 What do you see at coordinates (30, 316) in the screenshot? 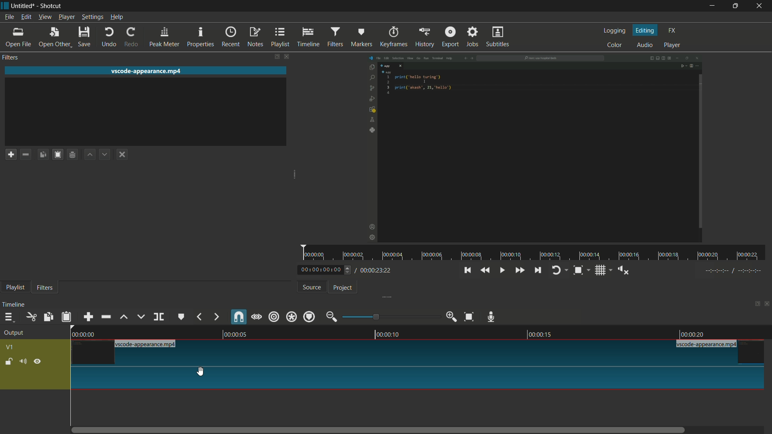
I see `cut` at bounding box center [30, 316].